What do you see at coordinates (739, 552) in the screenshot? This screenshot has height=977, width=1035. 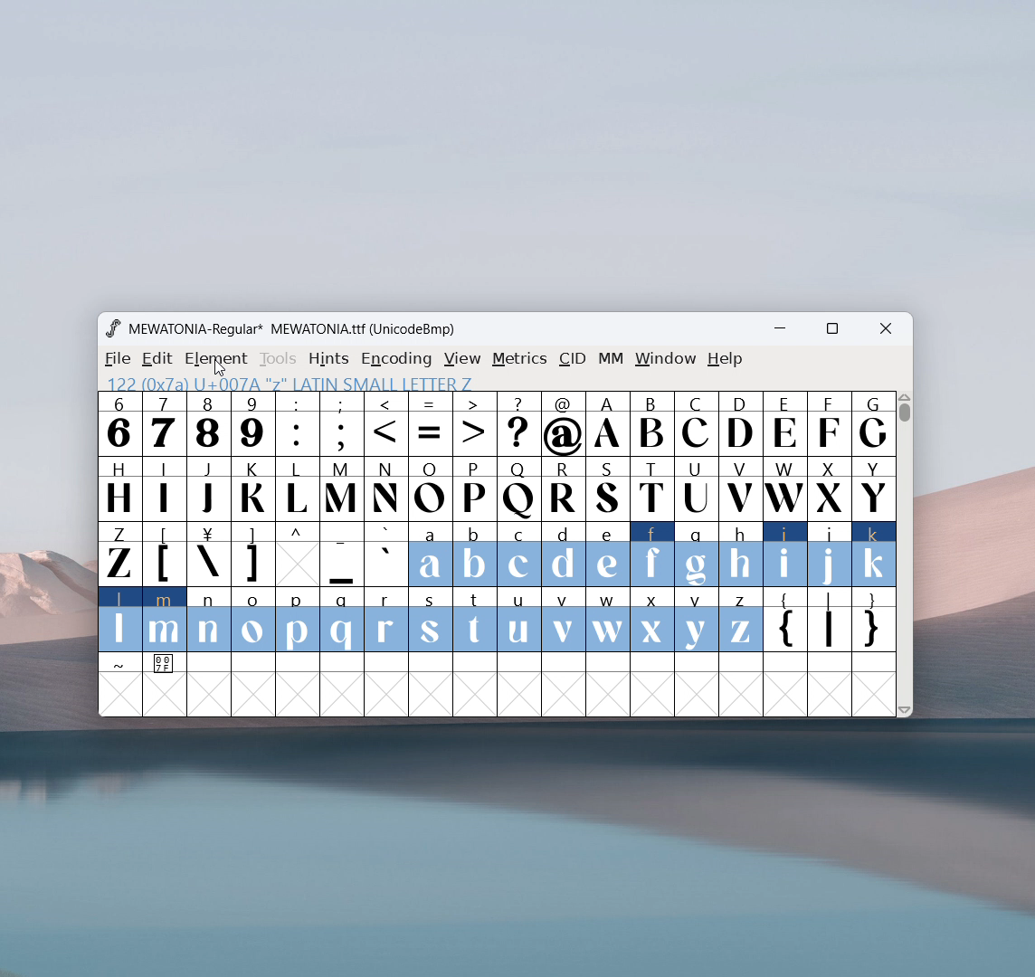 I see `h` at bounding box center [739, 552].